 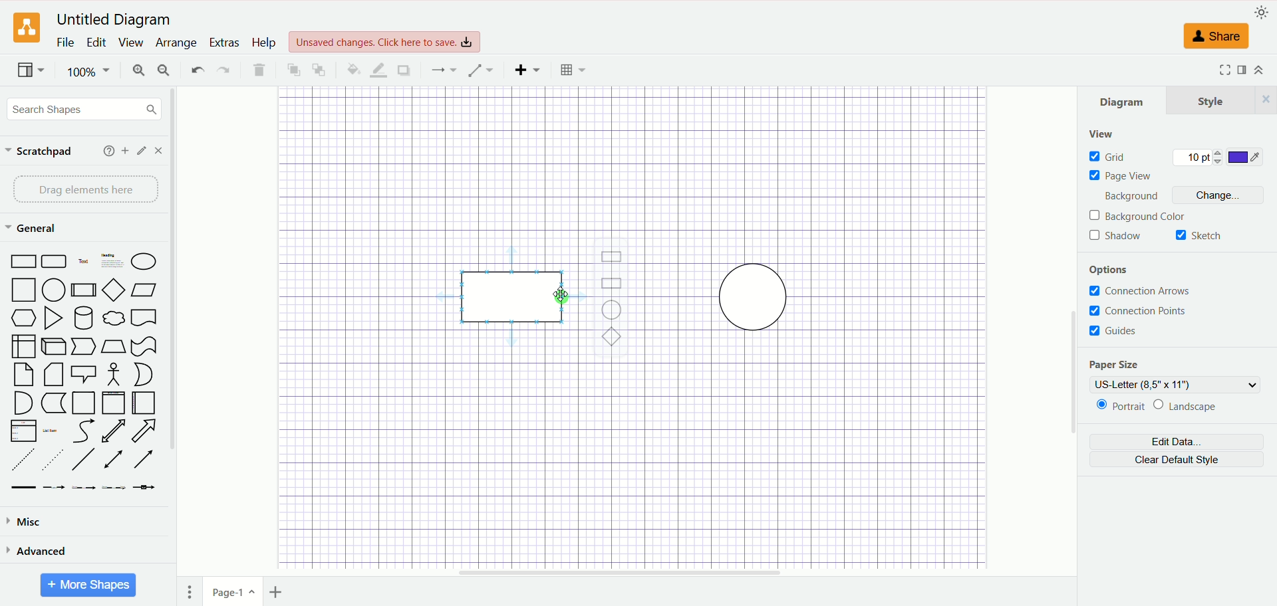 I want to click on Diamond, so click(x=612, y=338).